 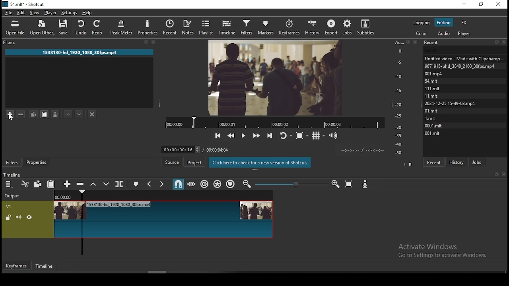 I want to click on logging, so click(x=422, y=23).